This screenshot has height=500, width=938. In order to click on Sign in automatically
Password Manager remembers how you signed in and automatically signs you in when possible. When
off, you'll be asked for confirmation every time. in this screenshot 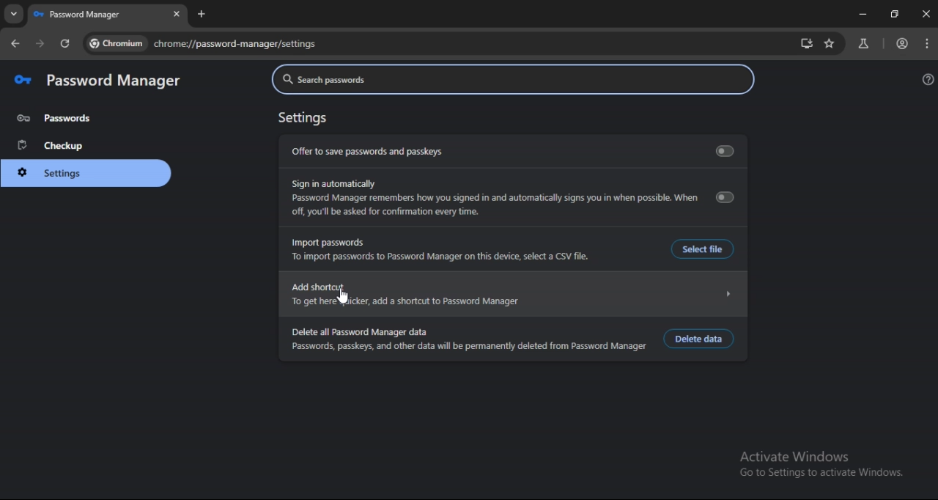, I will do `click(510, 199)`.